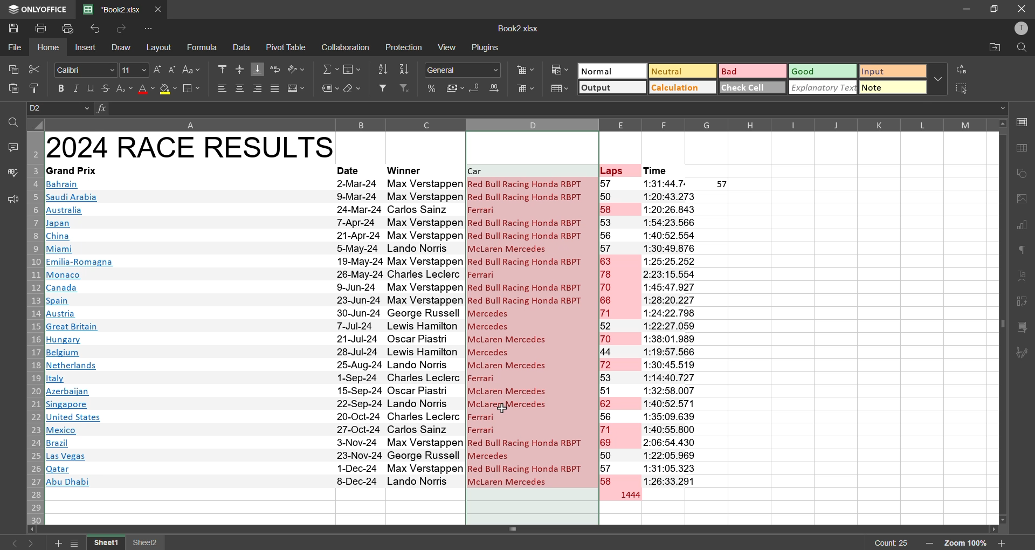 The image size is (1035, 550). I want to click on grand prix, so click(71, 170).